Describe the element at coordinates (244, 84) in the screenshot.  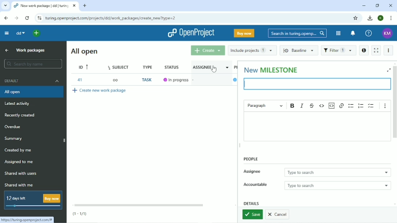
I see `typing cursor` at that location.